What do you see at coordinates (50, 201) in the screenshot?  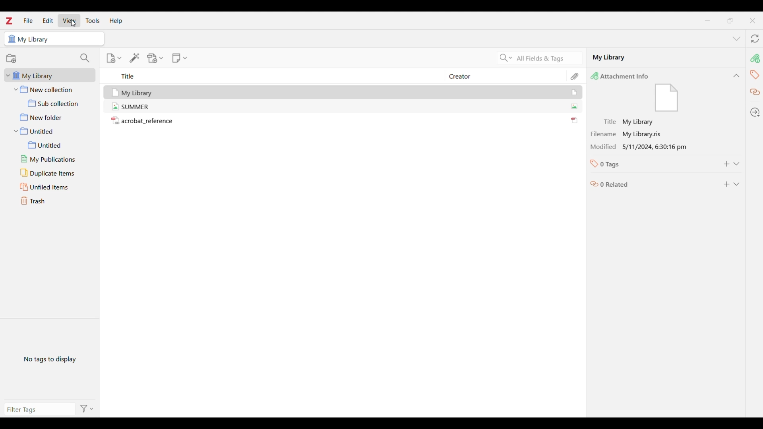 I see `Trash folder` at bounding box center [50, 201].